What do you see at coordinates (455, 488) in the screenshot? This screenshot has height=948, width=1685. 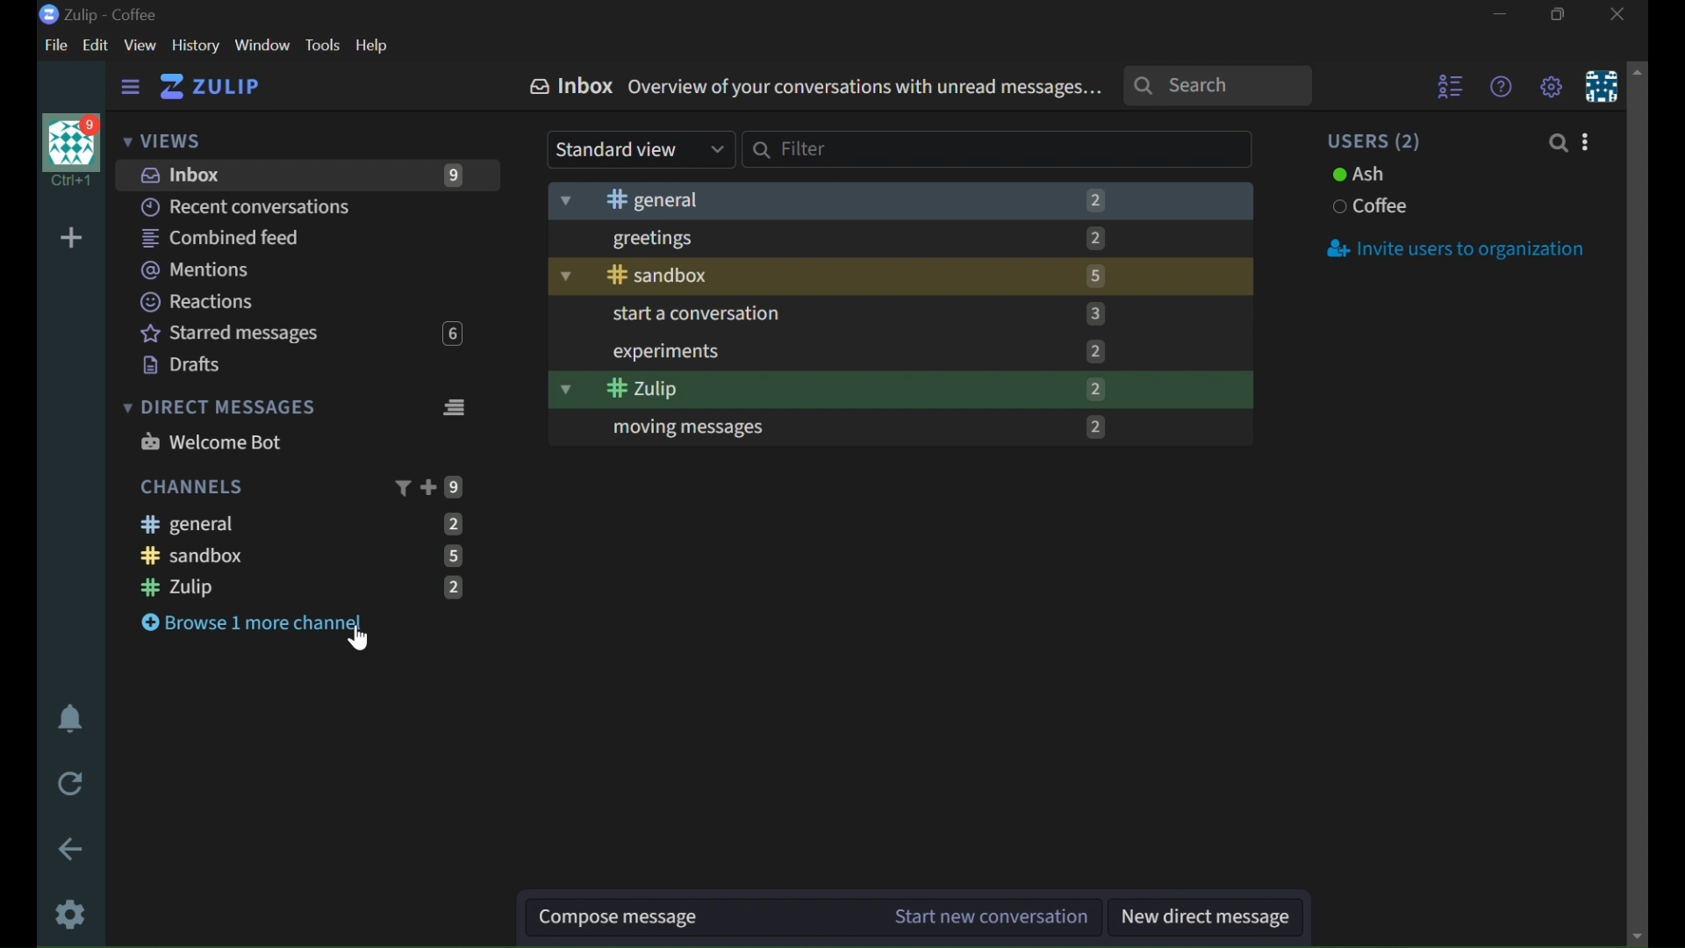 I see `9` at bounding box center [455, 488].